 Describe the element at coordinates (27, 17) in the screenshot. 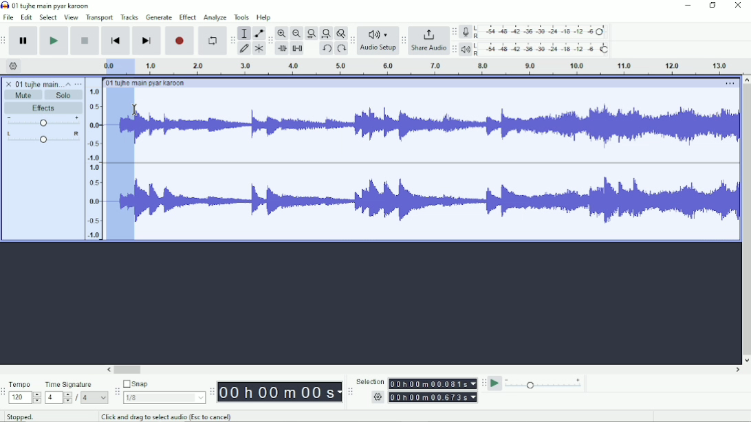

I see `Edit` at that location.